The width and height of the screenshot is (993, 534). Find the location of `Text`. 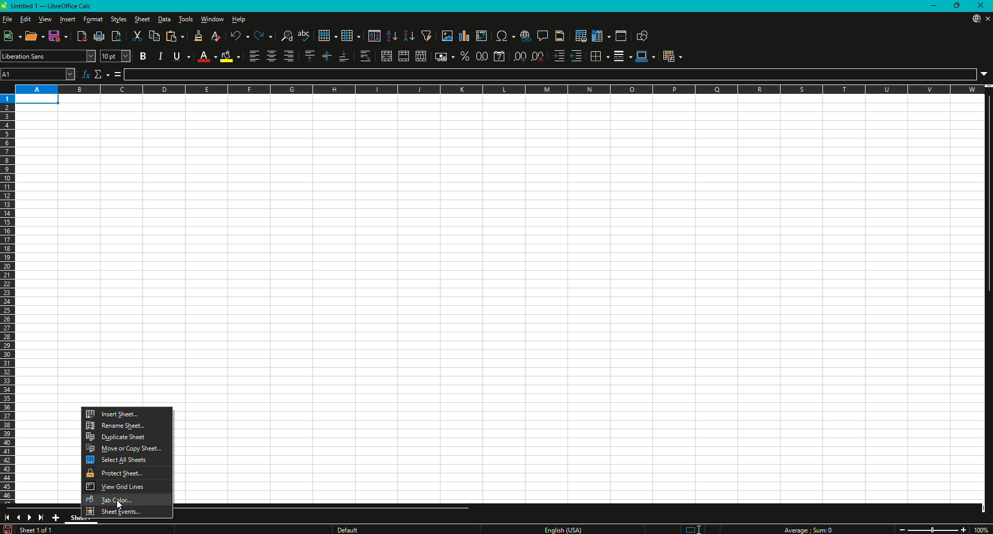

Text is located at coordinates (51, 6).